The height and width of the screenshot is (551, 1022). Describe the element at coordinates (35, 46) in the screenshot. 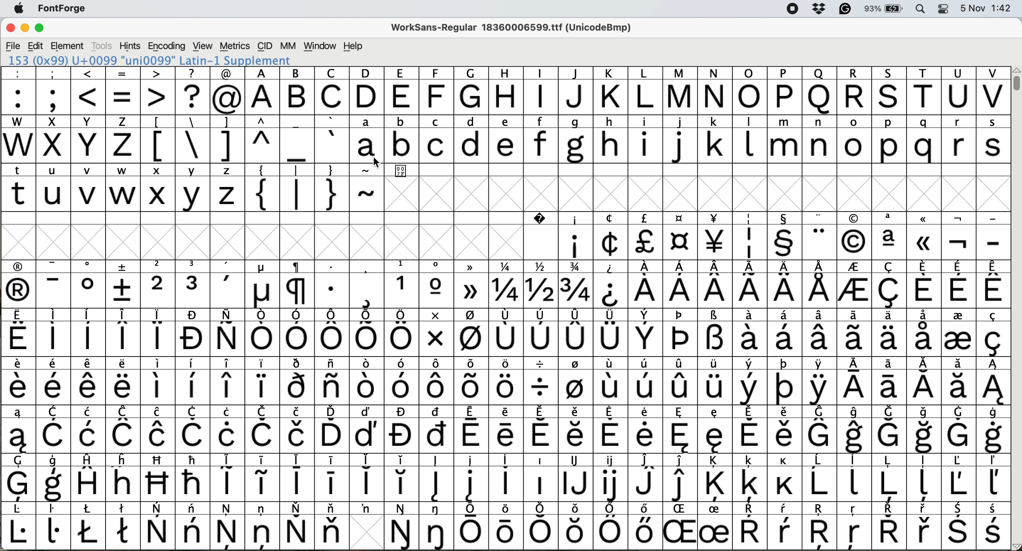

I see `edit` at that location.